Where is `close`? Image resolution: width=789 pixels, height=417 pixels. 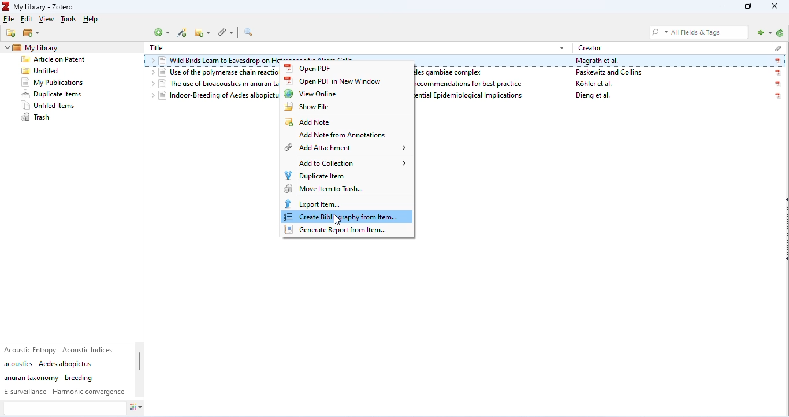
close is located at coordinates (776, 6).